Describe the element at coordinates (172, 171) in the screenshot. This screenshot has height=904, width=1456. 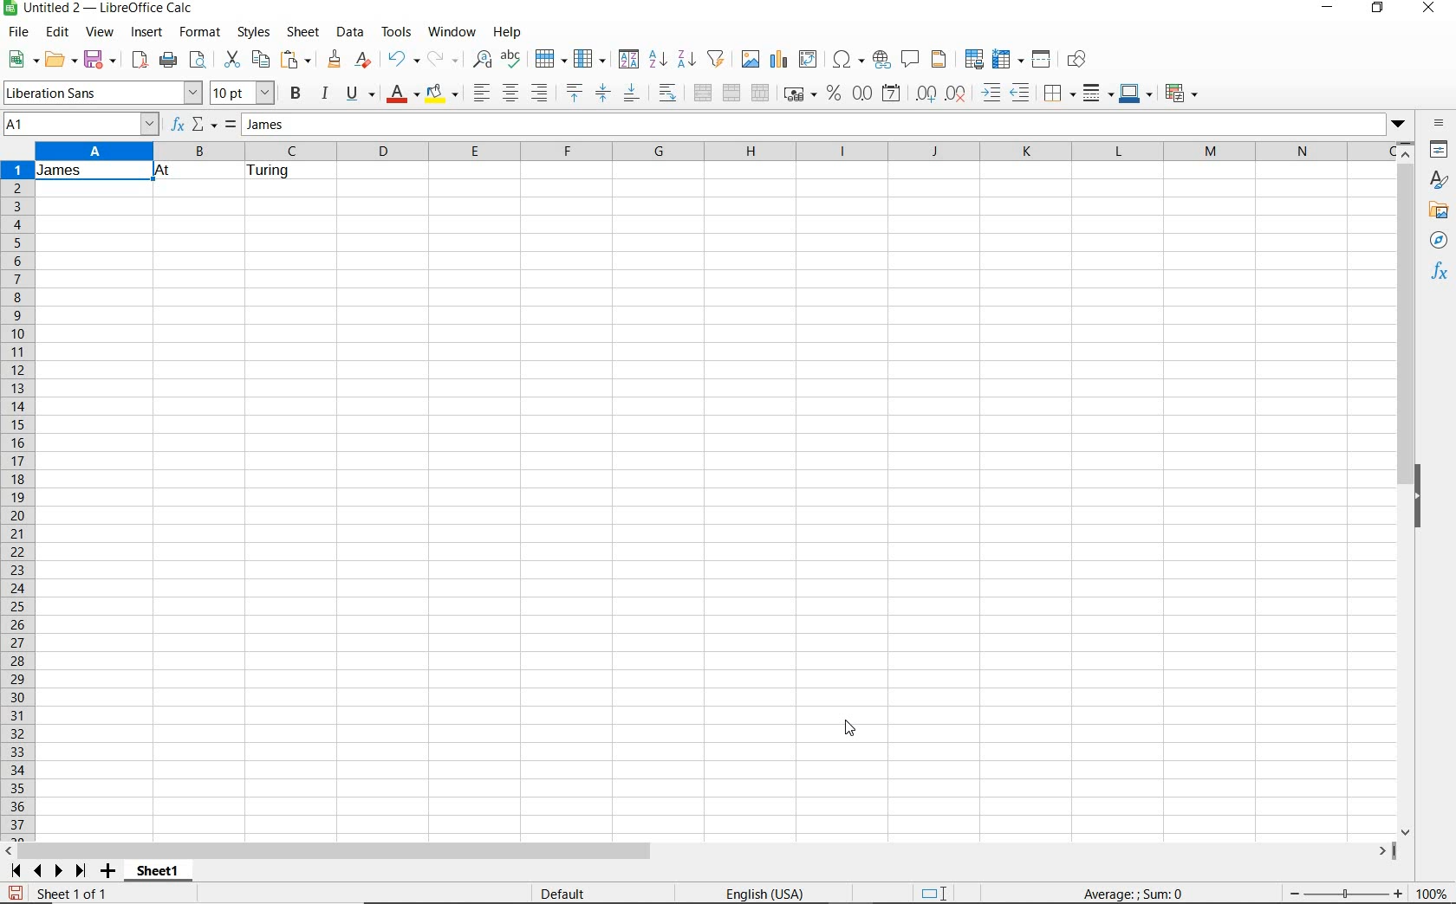
I see `text split` at that location.